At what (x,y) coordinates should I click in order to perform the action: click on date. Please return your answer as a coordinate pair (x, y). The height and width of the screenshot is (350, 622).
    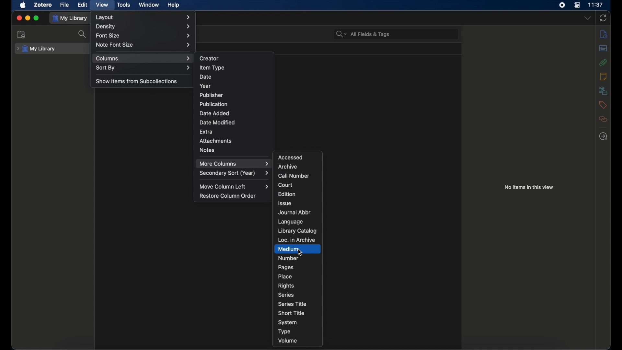
    Looking at the image, I should click on (205, 77).